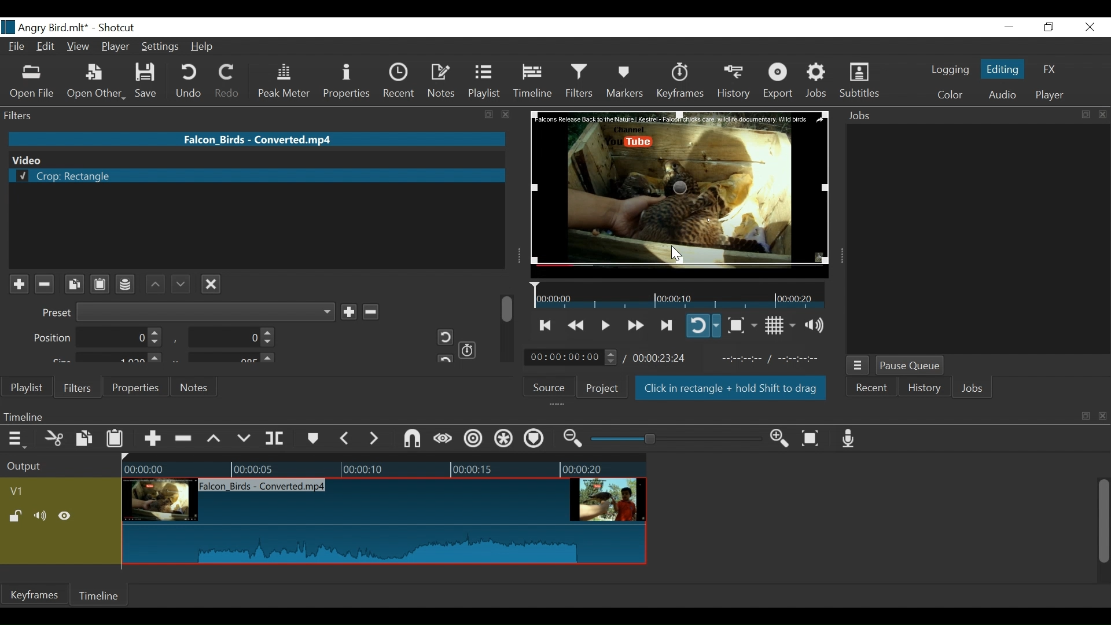 Image resolution: width=1111 pixels, height=625 pixels. I want to click on Redo, so click(228, 81).